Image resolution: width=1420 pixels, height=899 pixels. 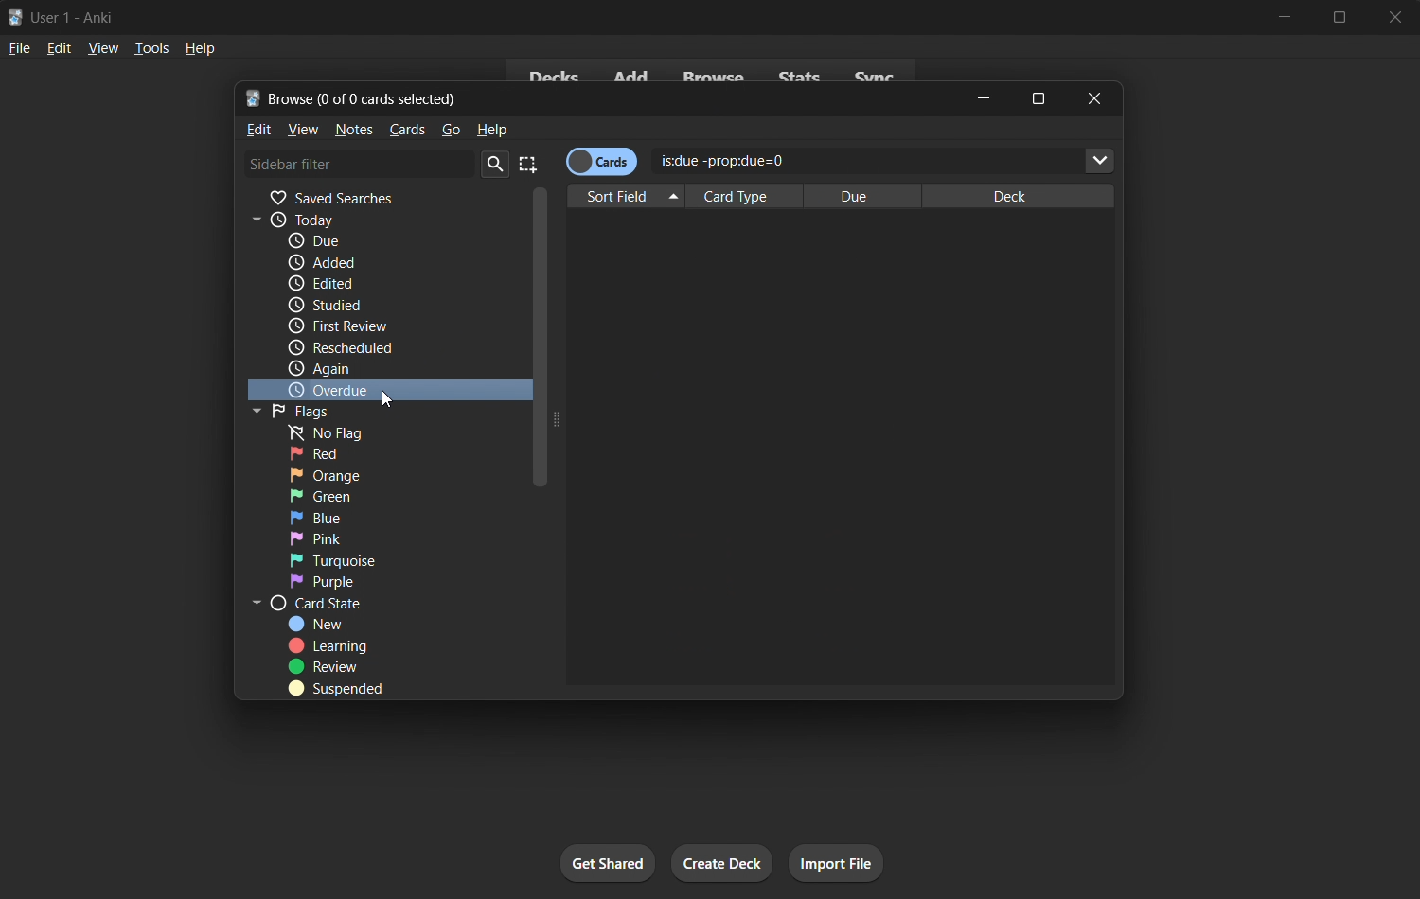 I want to click on help, so click(x=199, y=49).